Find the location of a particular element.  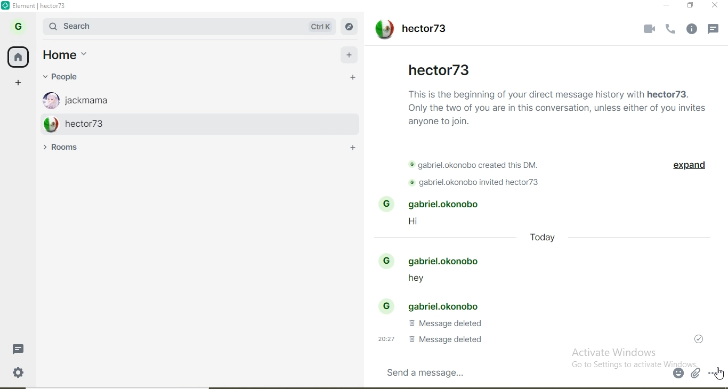

add is located at coordinates (350, 53).